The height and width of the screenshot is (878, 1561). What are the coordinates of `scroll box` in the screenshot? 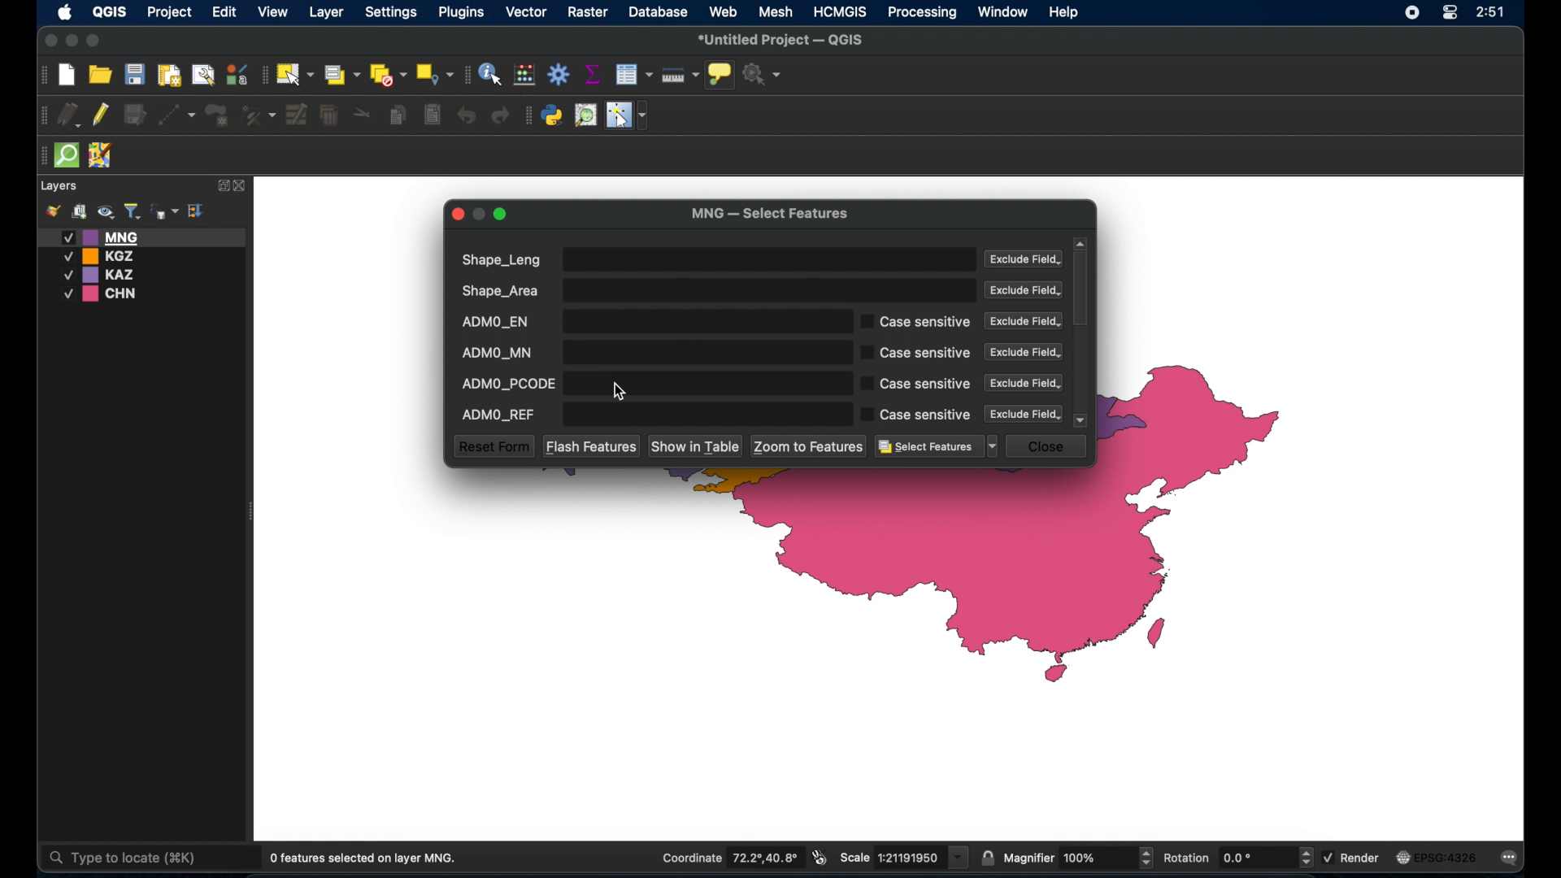 It's located at (1083, 290).